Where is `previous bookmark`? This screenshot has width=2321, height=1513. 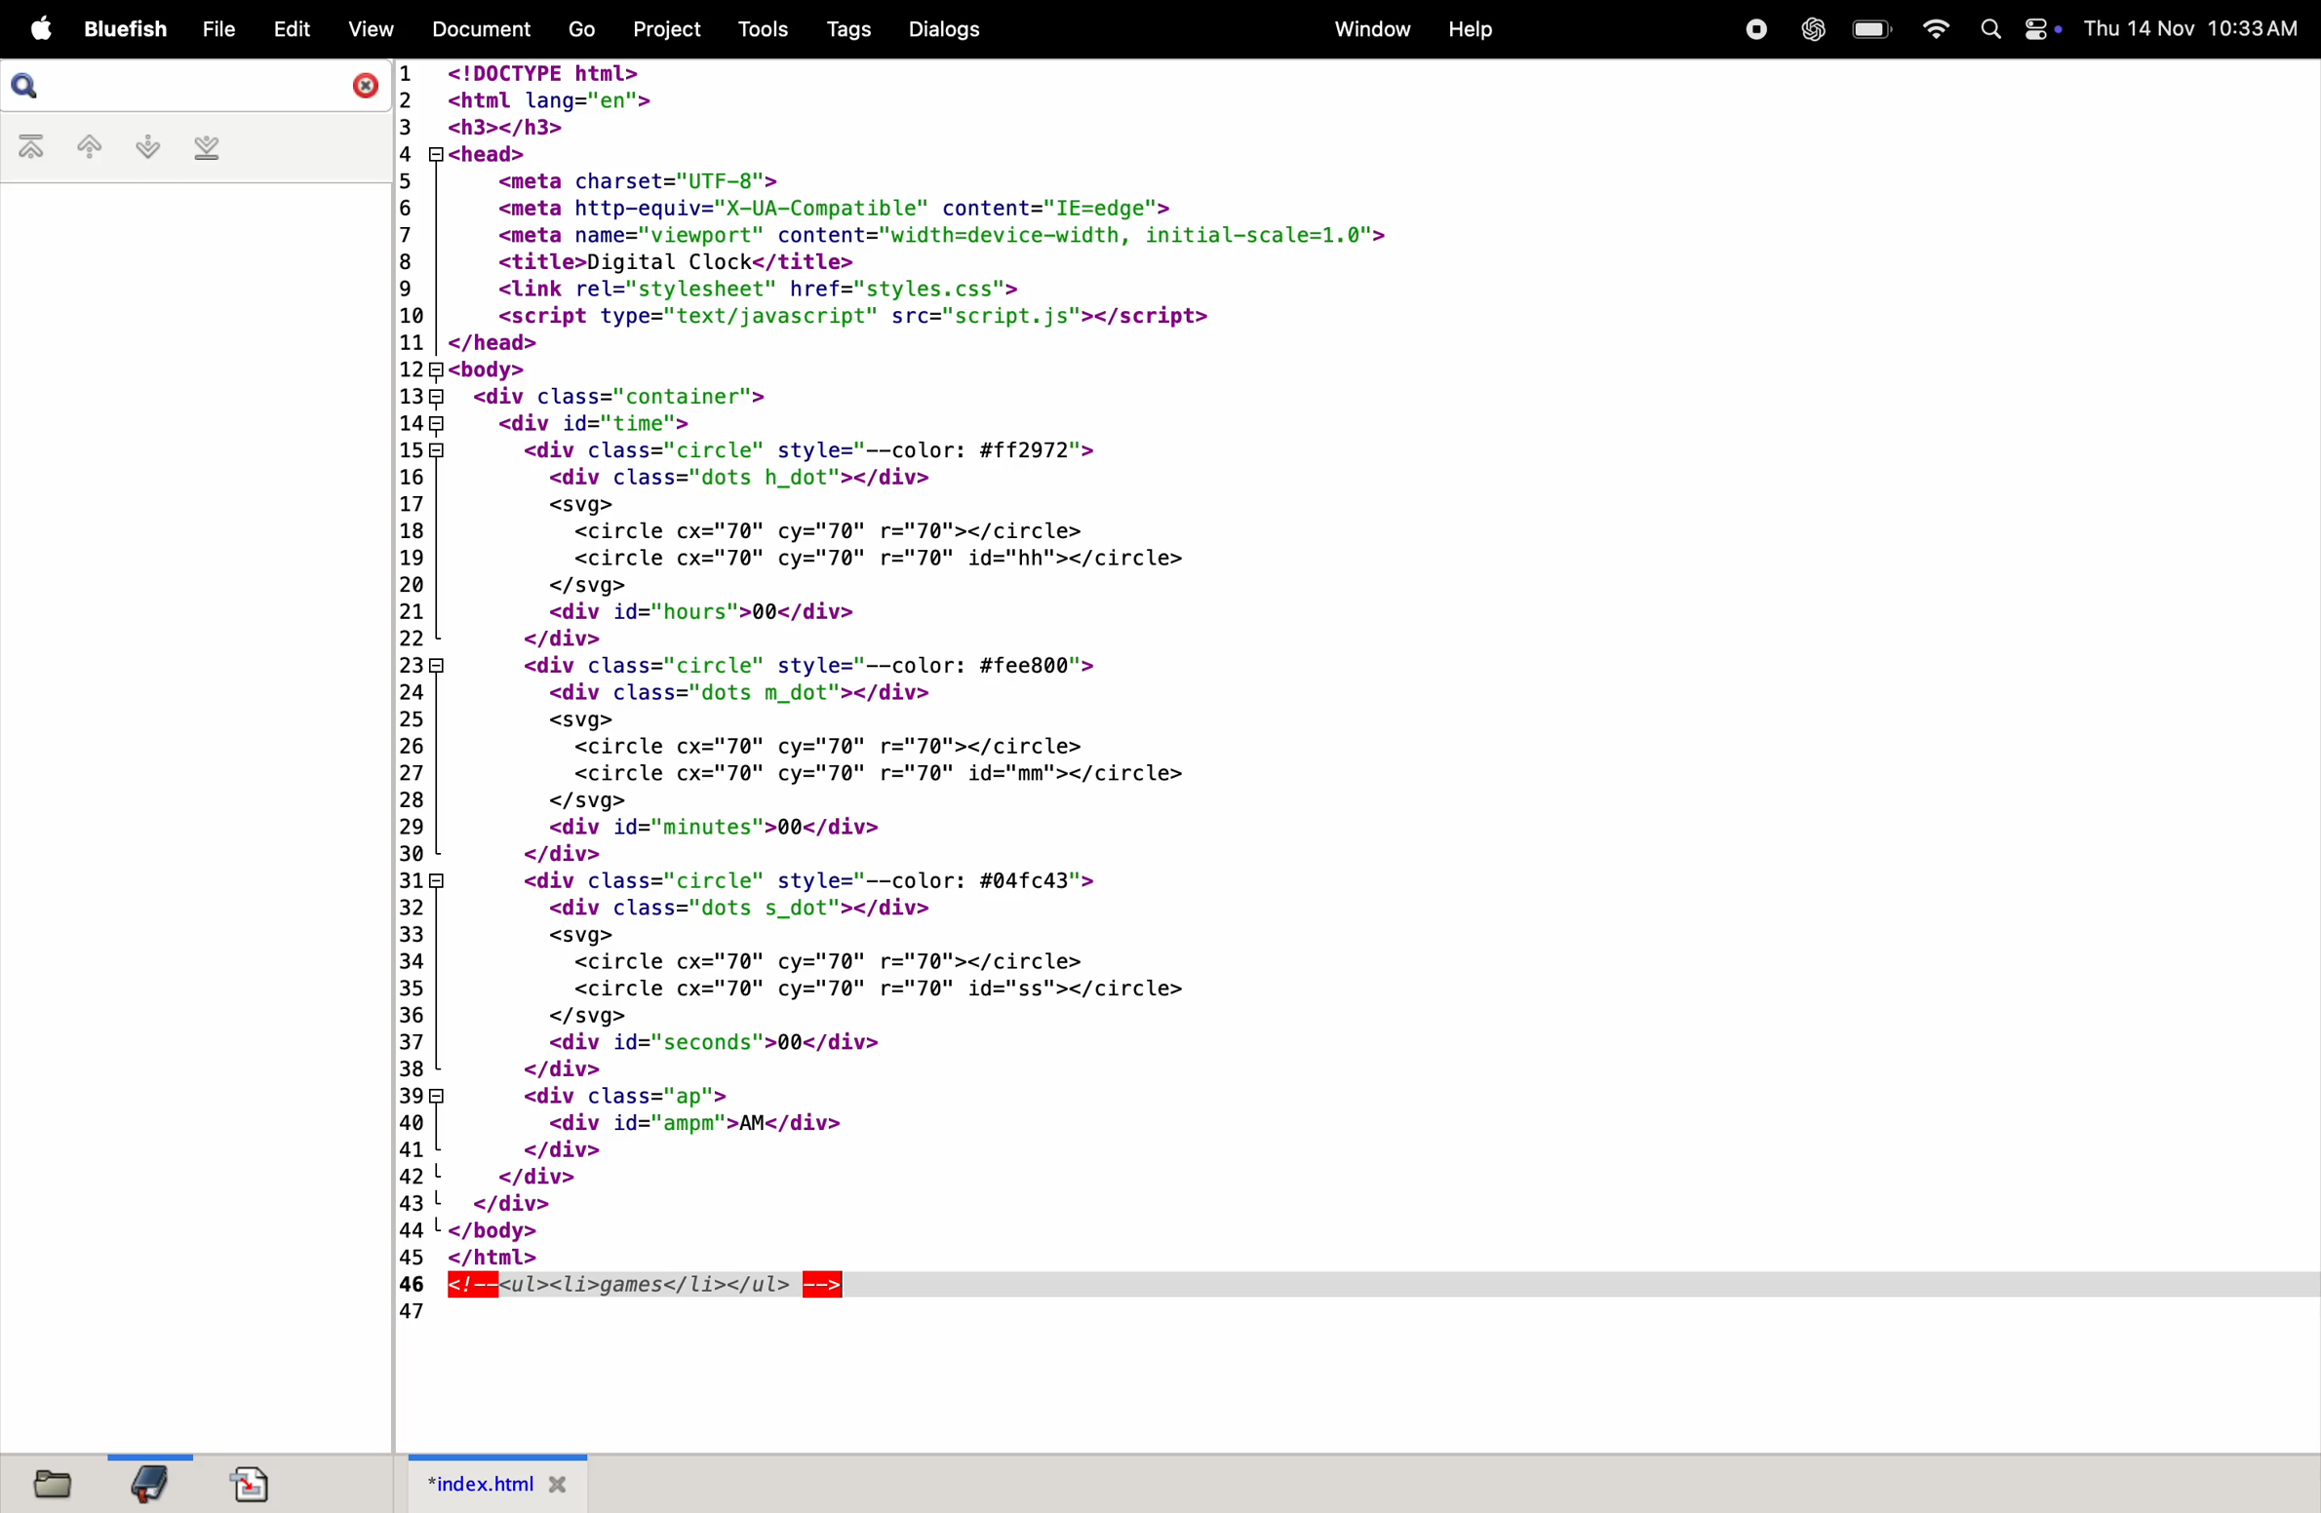 previous bookmark is located at coordinates (83, 146).